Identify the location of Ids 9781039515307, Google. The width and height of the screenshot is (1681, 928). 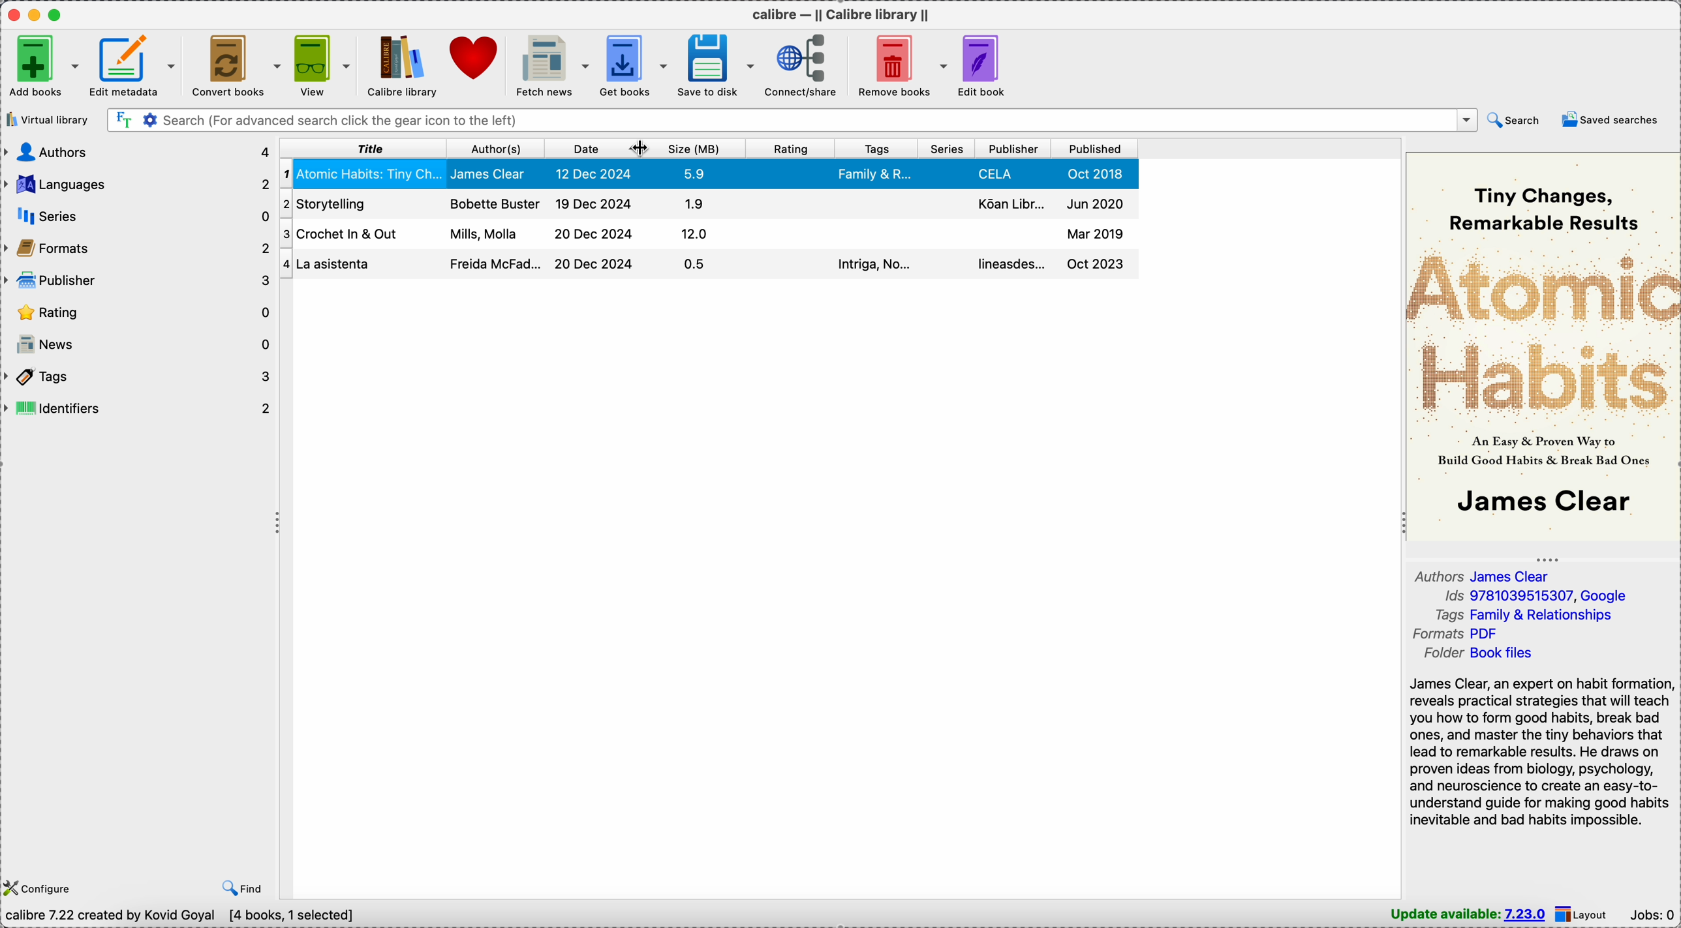
(1535, 595).